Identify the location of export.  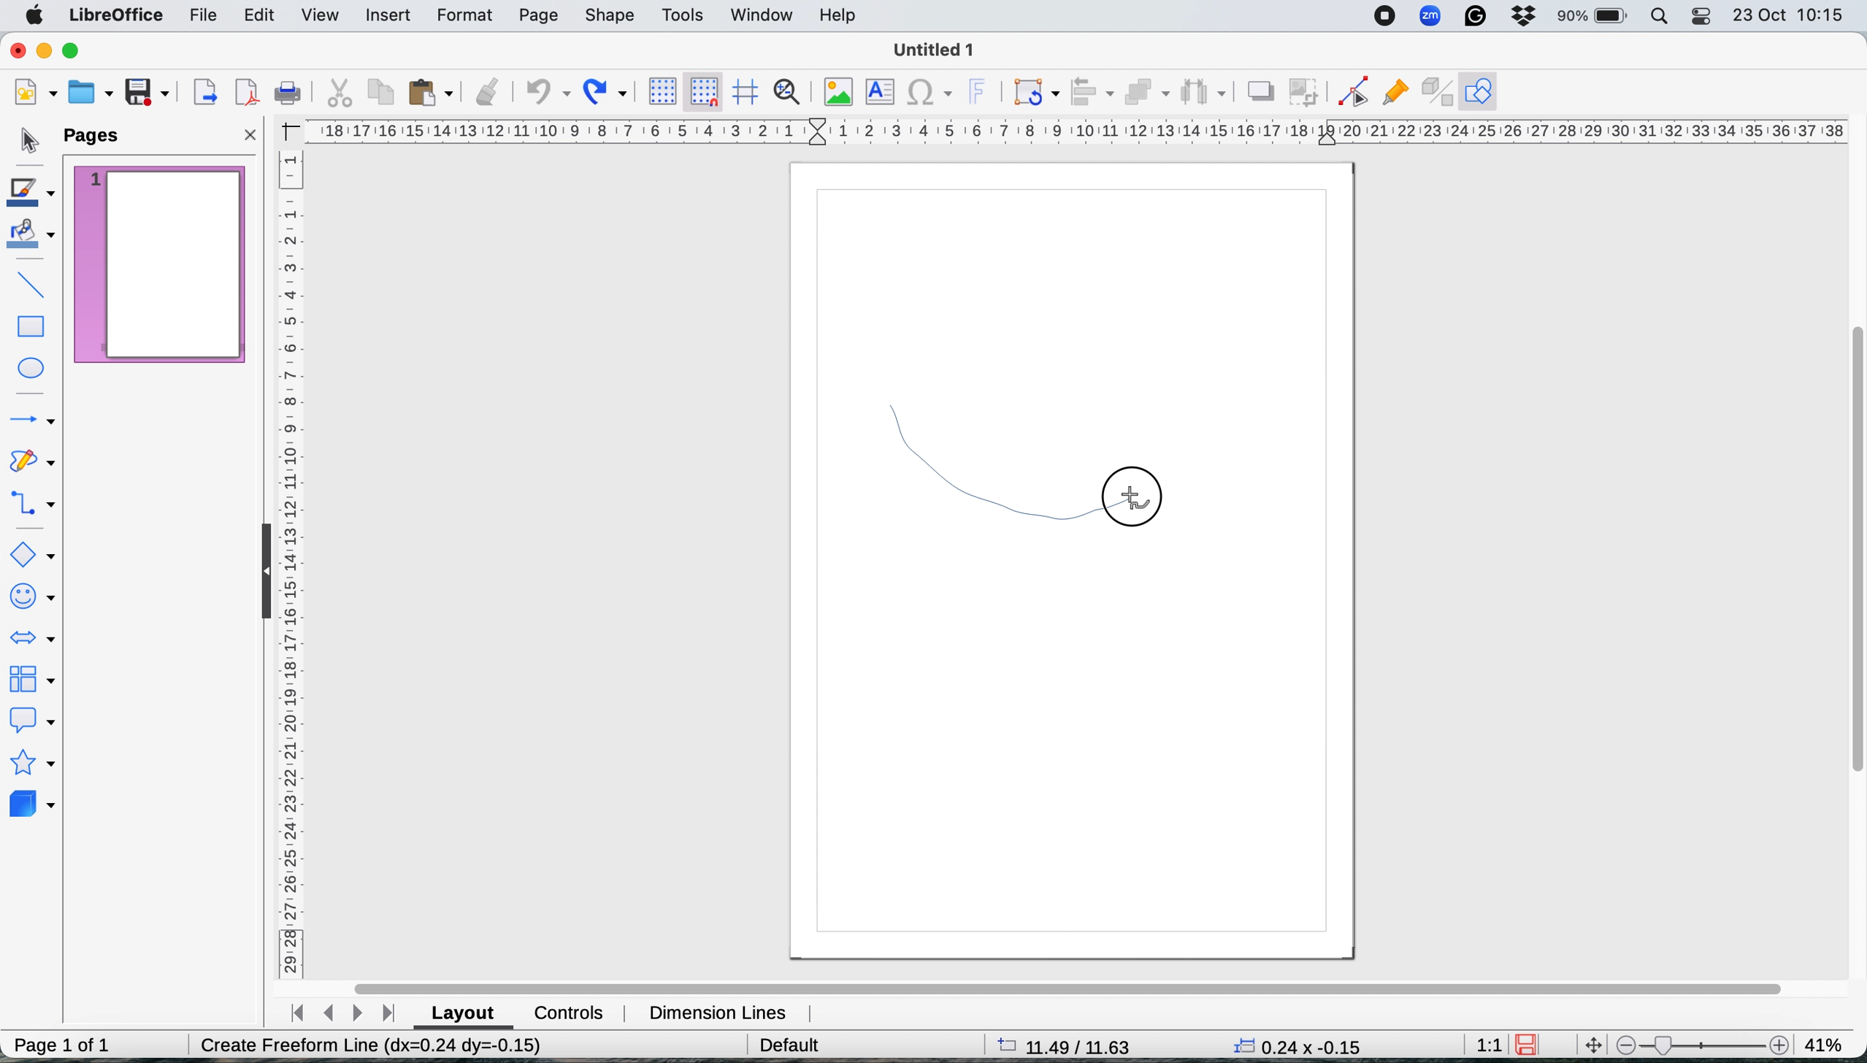
(204, 91).